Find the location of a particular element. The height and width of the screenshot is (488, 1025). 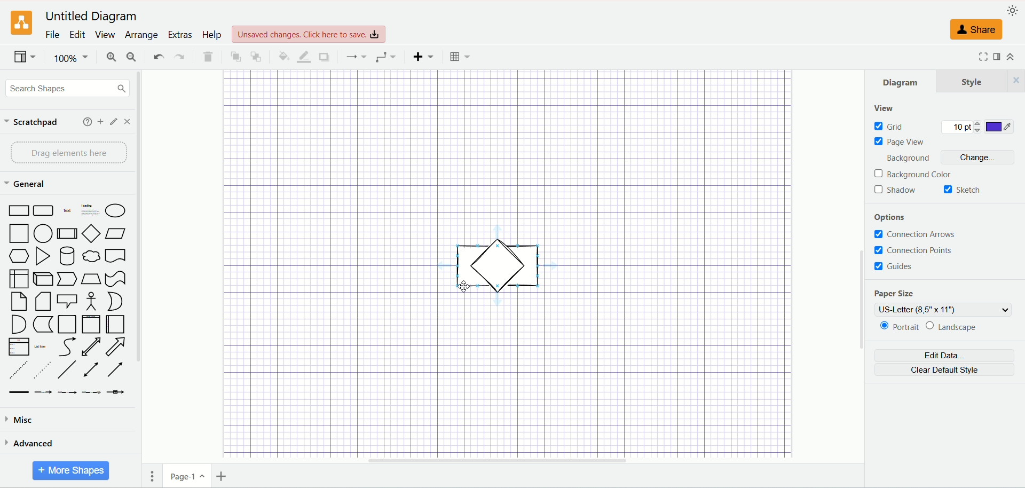

Callout is located at coordinates (67, 301).